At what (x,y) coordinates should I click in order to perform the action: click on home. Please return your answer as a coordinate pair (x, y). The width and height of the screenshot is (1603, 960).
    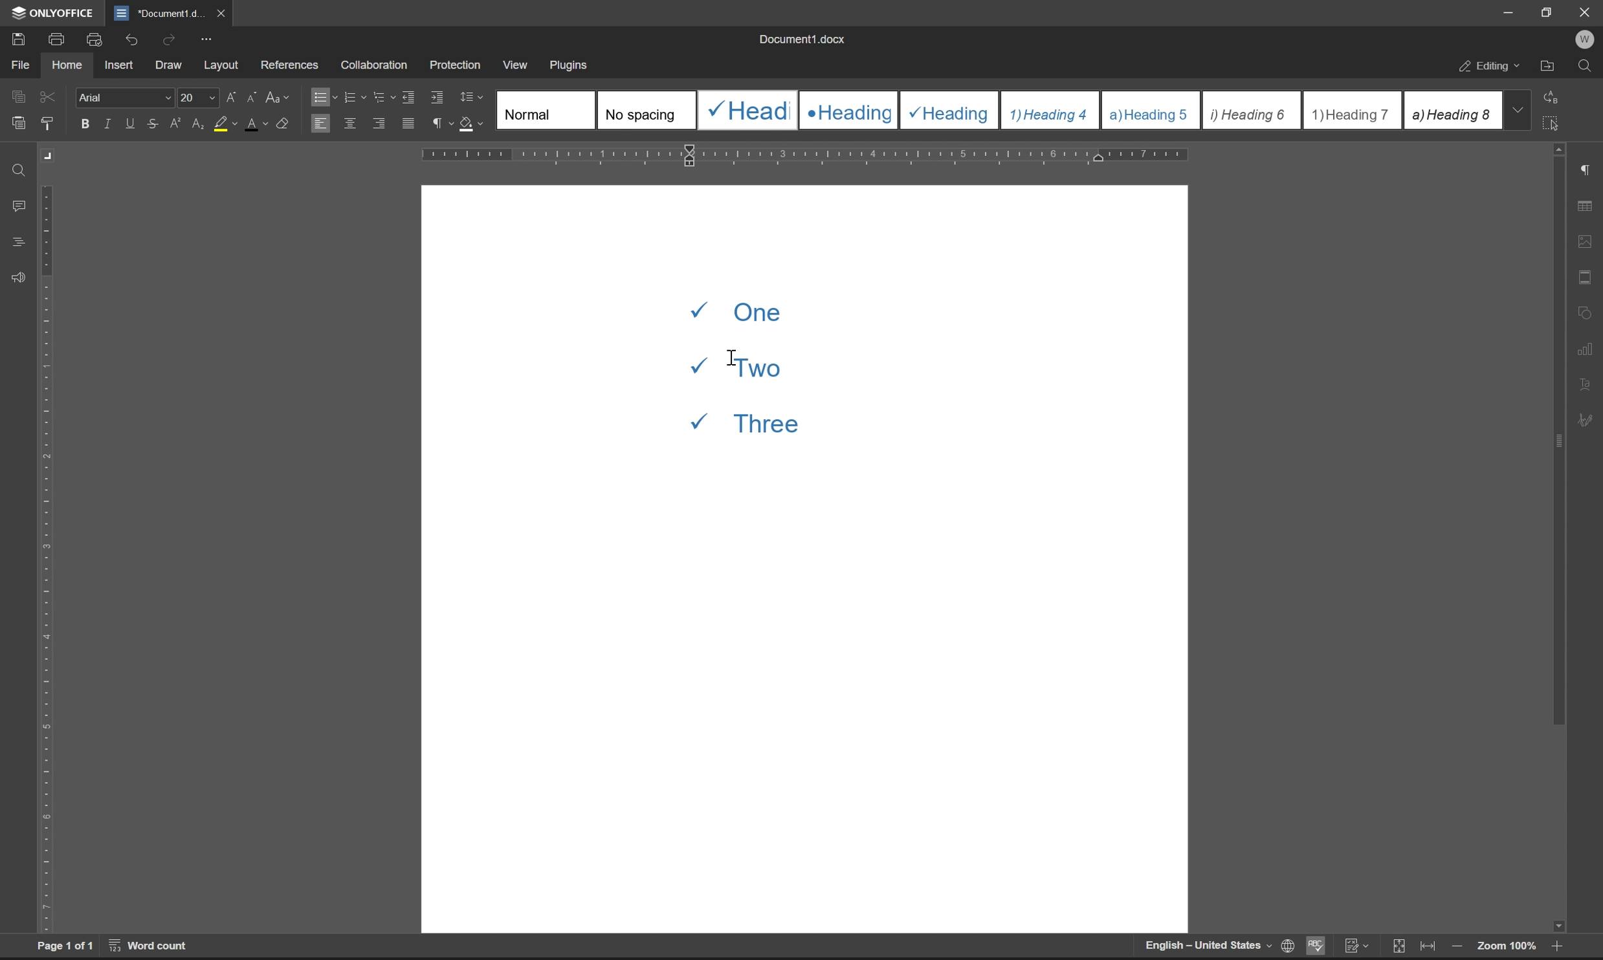
    Looking at the image, I should click on (66, 63).